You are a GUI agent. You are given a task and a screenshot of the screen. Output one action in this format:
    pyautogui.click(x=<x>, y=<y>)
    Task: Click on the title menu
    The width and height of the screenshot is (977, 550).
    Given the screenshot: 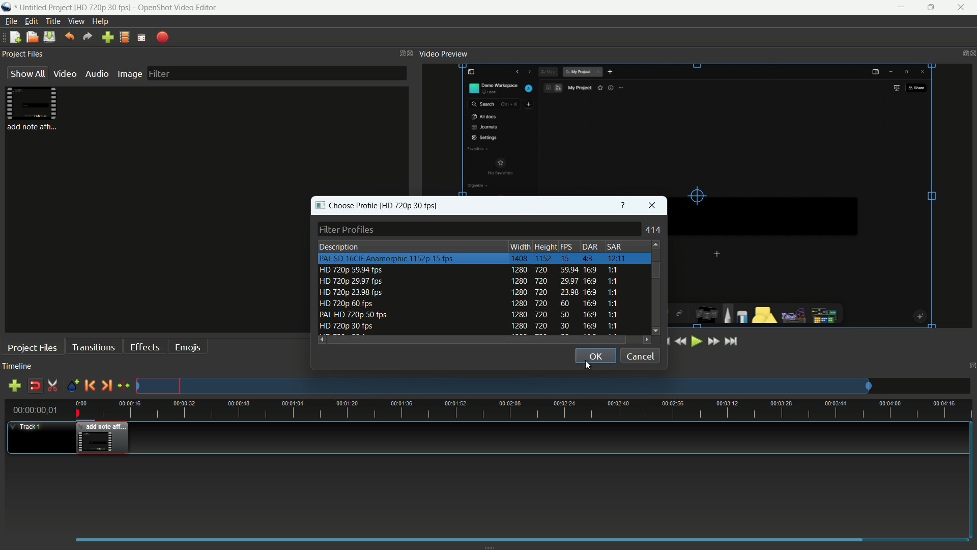 What is the action you would take?
    pyautogui.click(x=53, y=21)
    